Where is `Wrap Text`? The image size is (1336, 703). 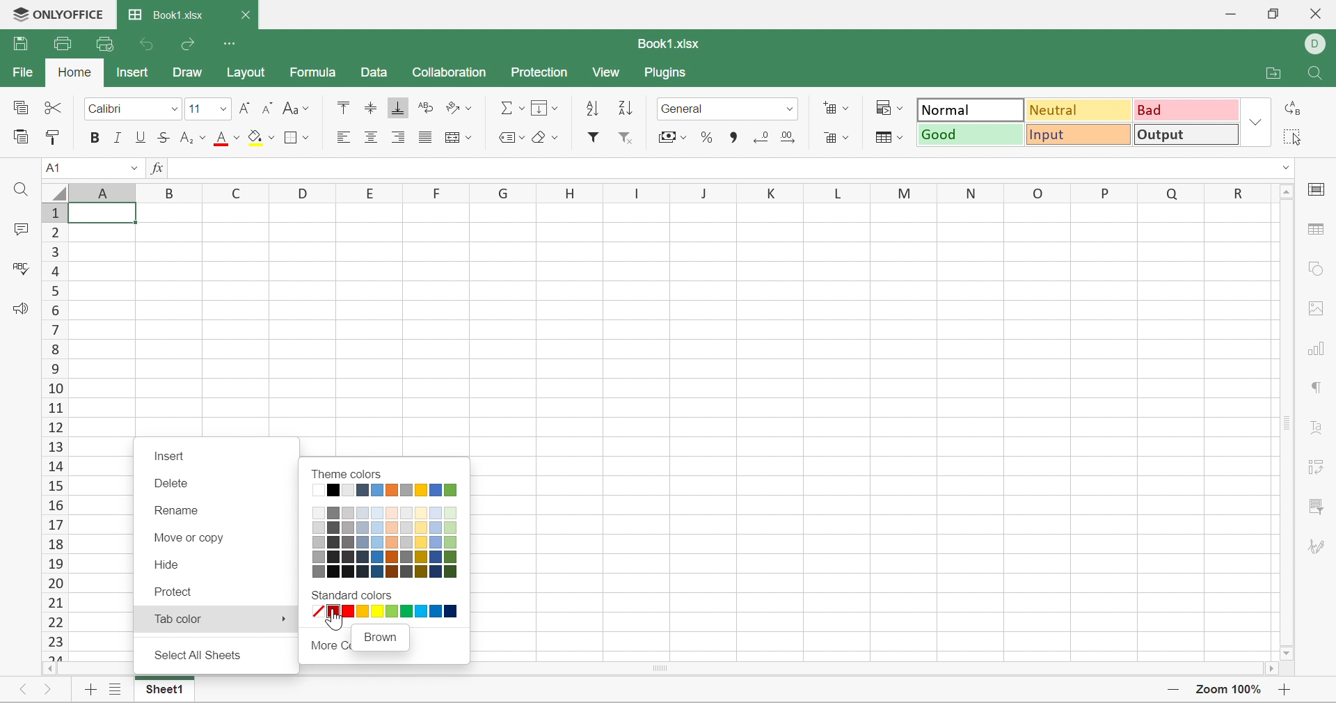 Wrap Text is located at coordinates (423, 109).